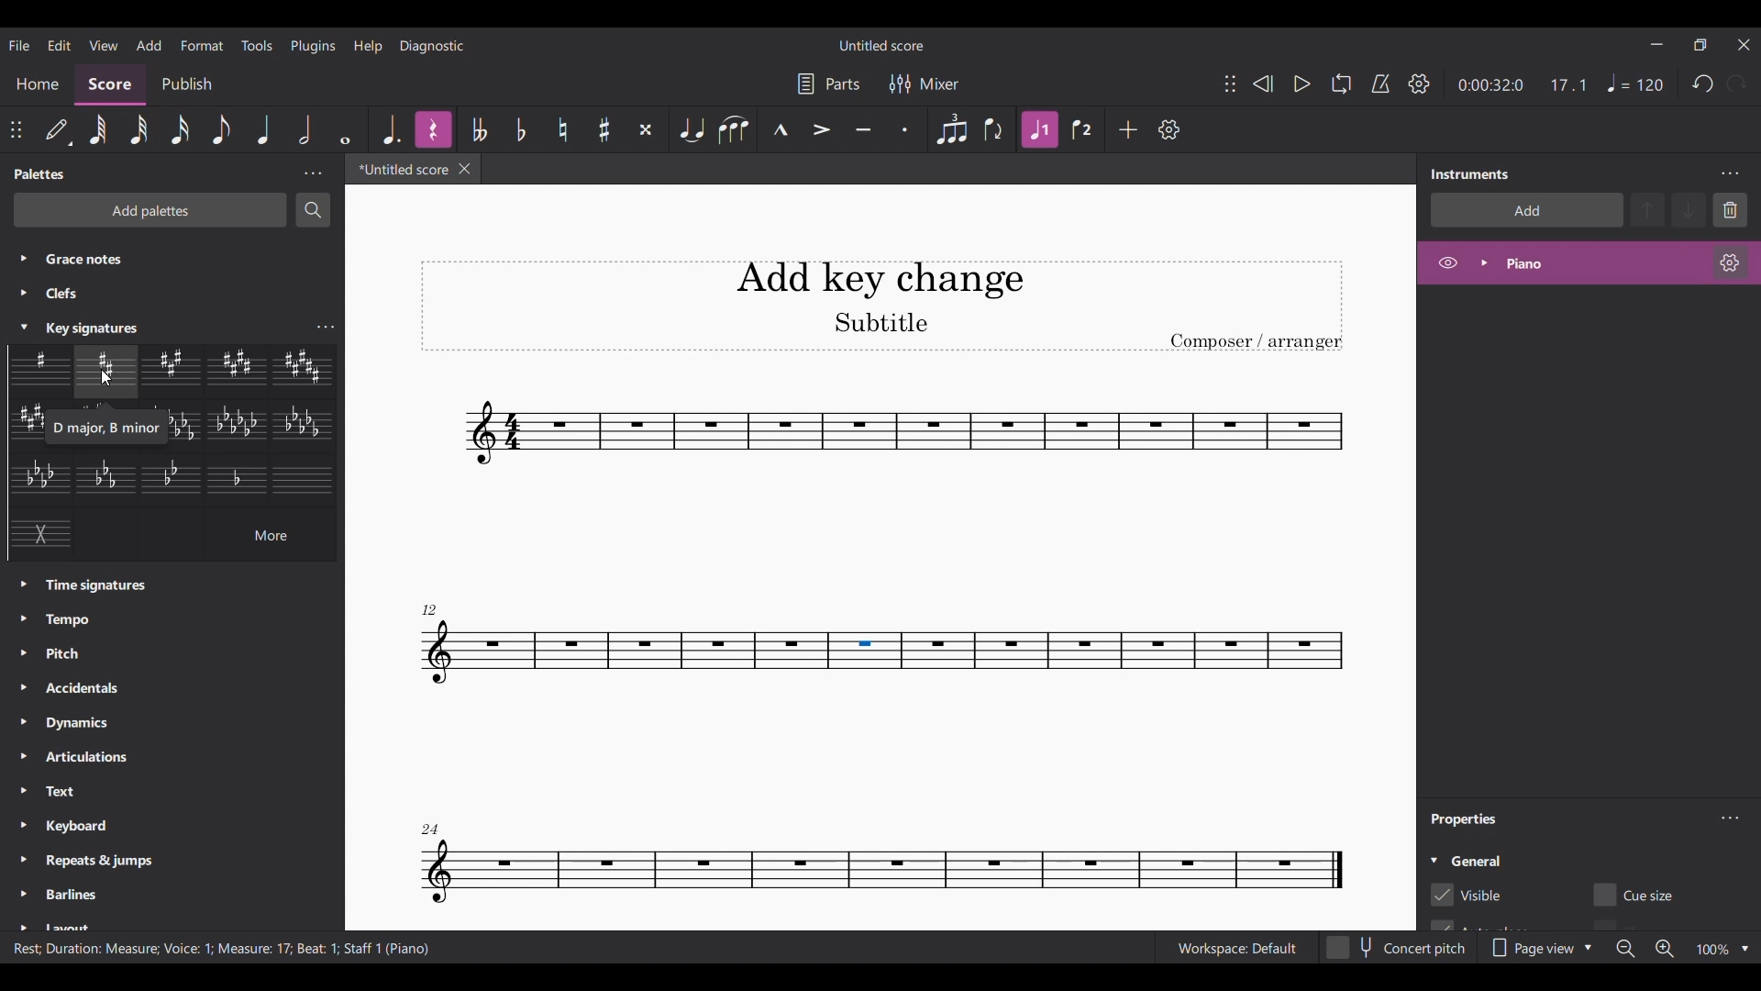 The height and width of the screenshot is (991, 1761). What do you see at coordinates (24, 327) in the screenshot?
I see `Current selection highlighted` at bounding box center [24, 327].